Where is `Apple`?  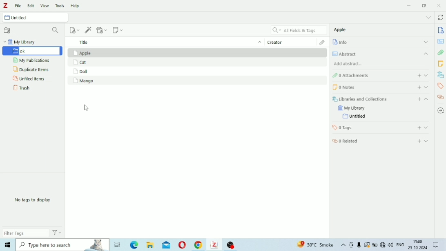 Apple is located at coordinates (85, 53).